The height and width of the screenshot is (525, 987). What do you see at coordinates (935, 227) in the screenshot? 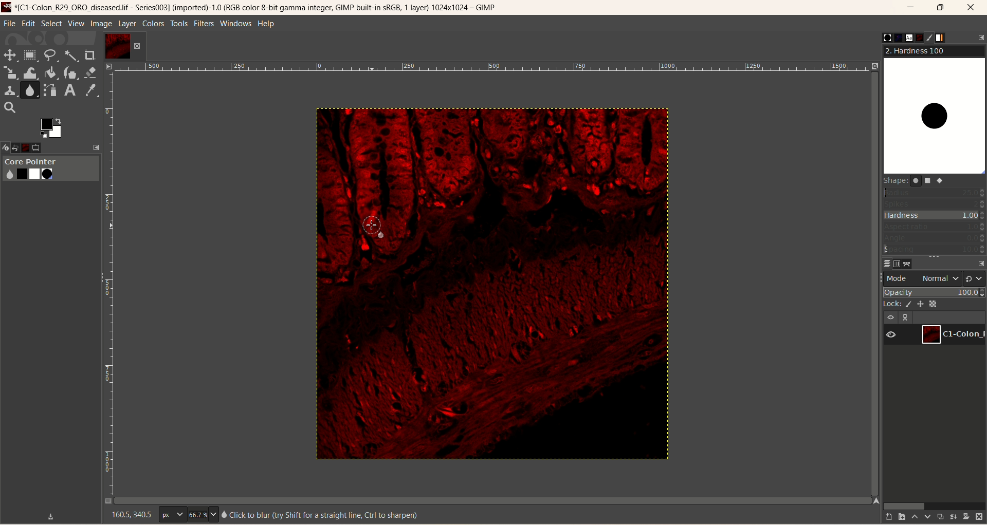
I see `aspect ratio` at bounding box center [935, 227].